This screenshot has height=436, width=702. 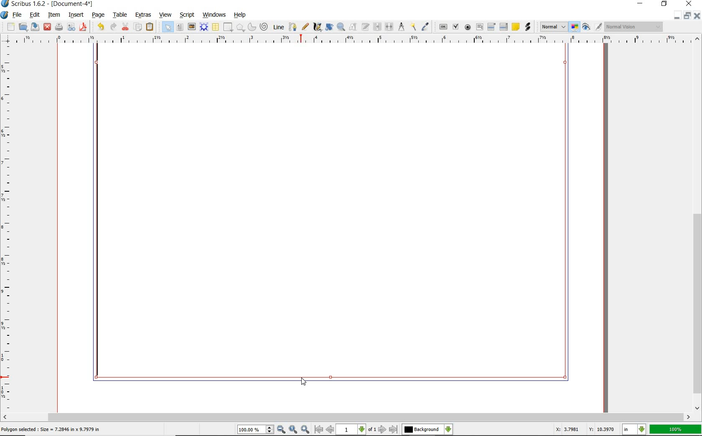 I want to click on arc, so click(x=252, y=26).